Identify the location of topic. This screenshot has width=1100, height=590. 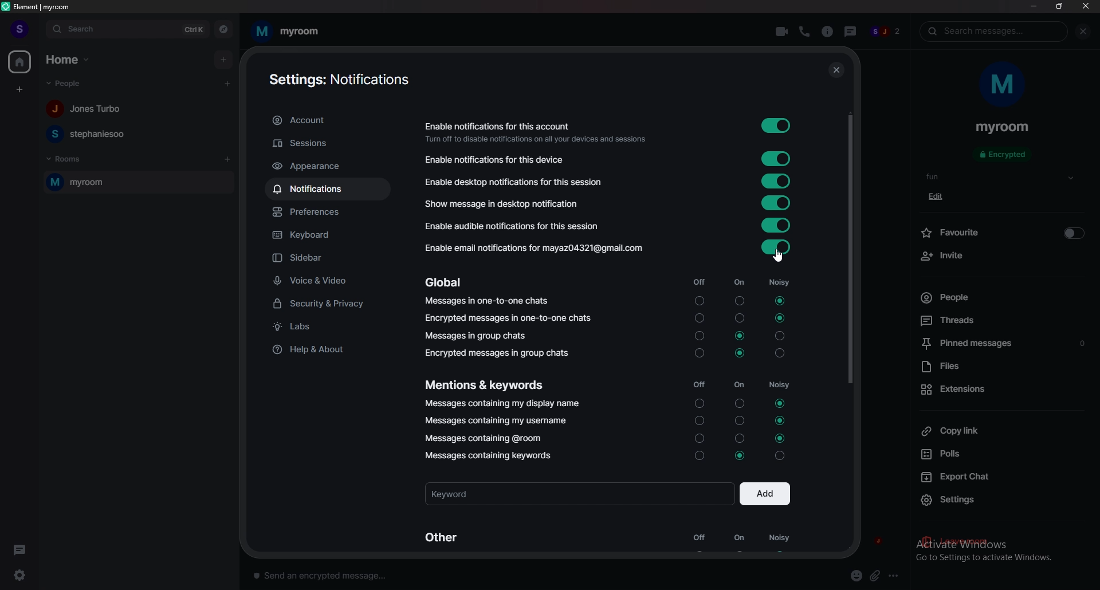
(941, 176).